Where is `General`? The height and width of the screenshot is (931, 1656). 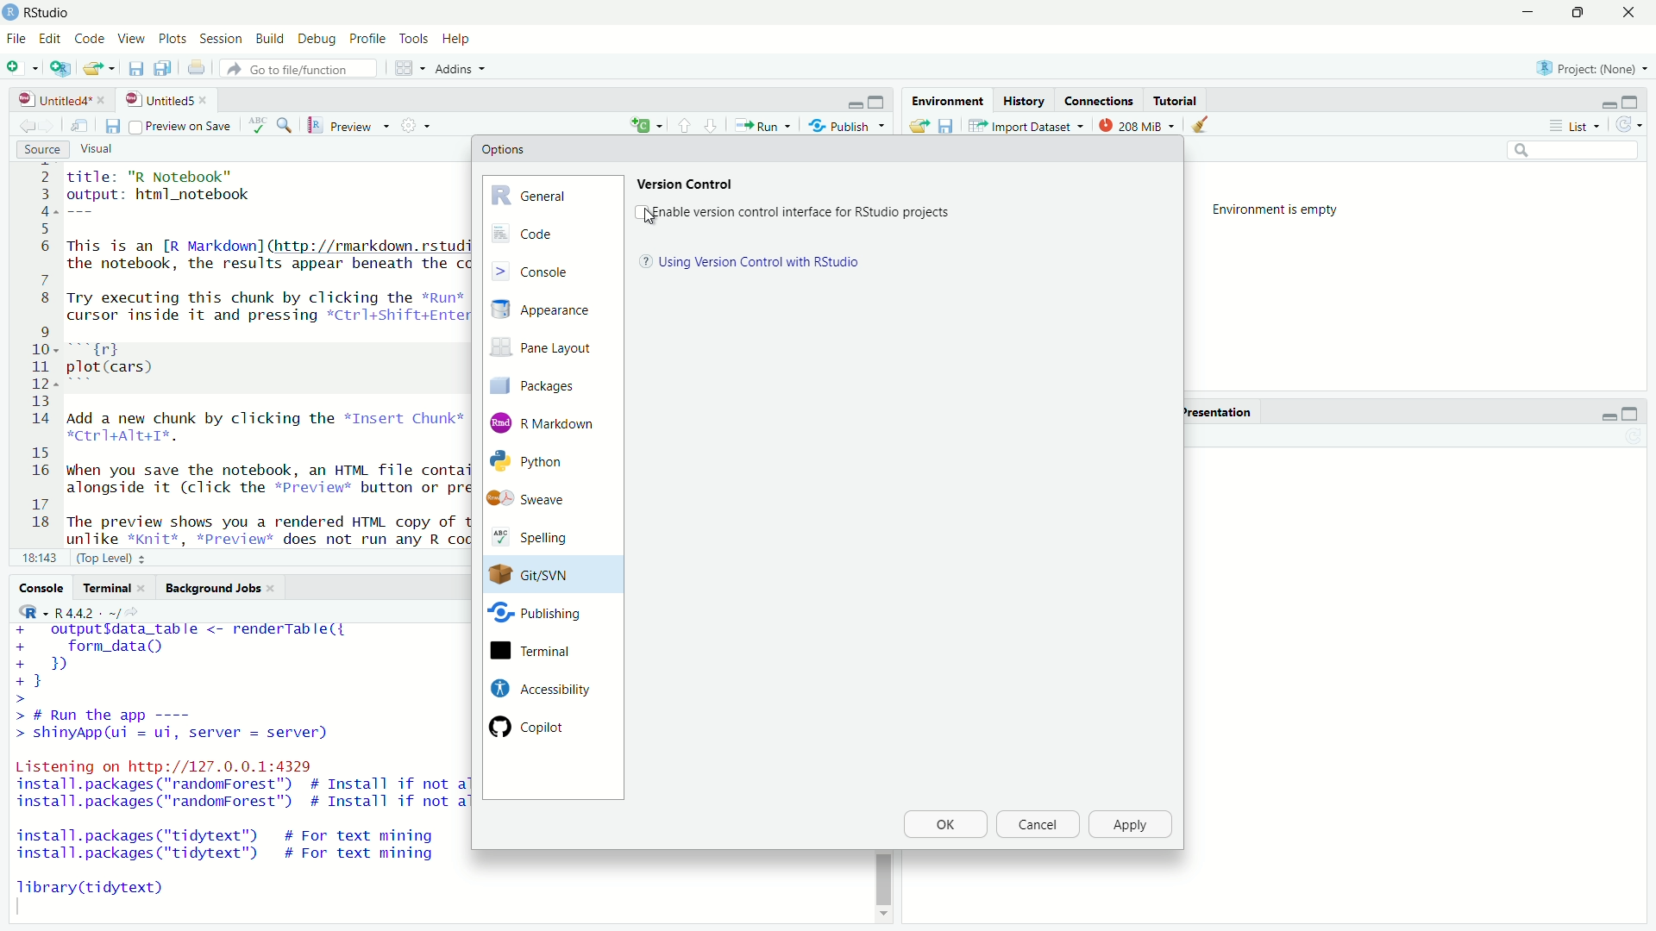
General is located at coordinates (552, 193).